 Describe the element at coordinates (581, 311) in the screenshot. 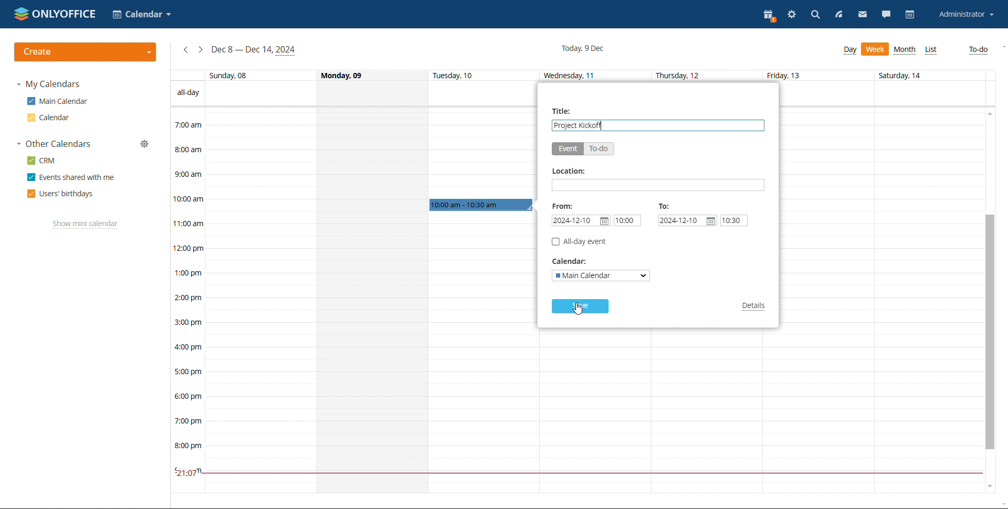

I see `cursor` at that location.